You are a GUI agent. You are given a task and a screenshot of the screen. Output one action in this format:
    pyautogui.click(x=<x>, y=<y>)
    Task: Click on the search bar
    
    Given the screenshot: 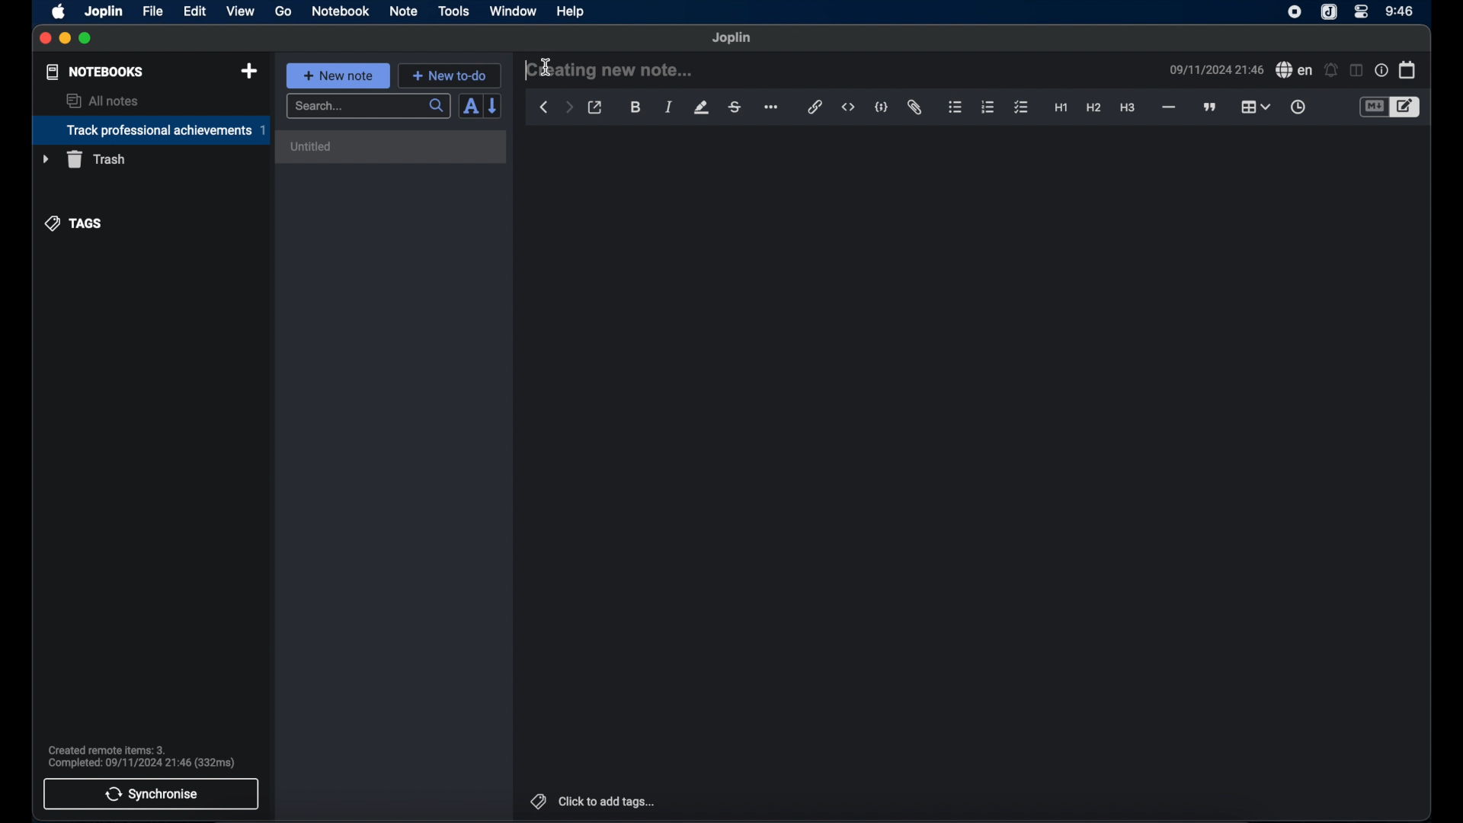 What is the action you would take?
    pyautogui.click(x=368, y=107)
    